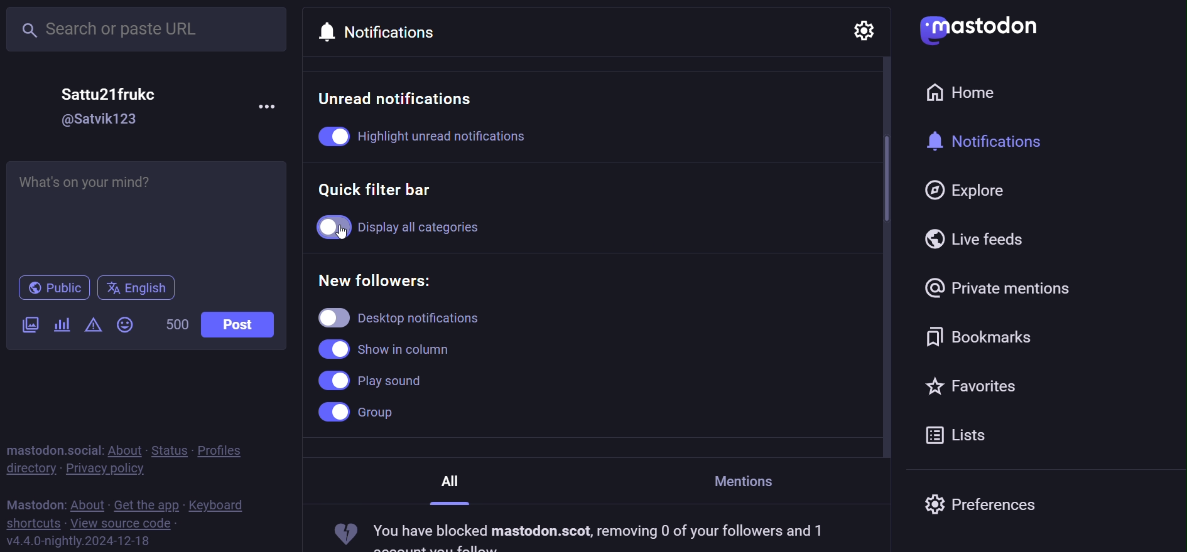 This screenshot has width=1187, height=552. Describe the element at coordinates (29, 326) in the screenshot. I see `image/video` at that location.